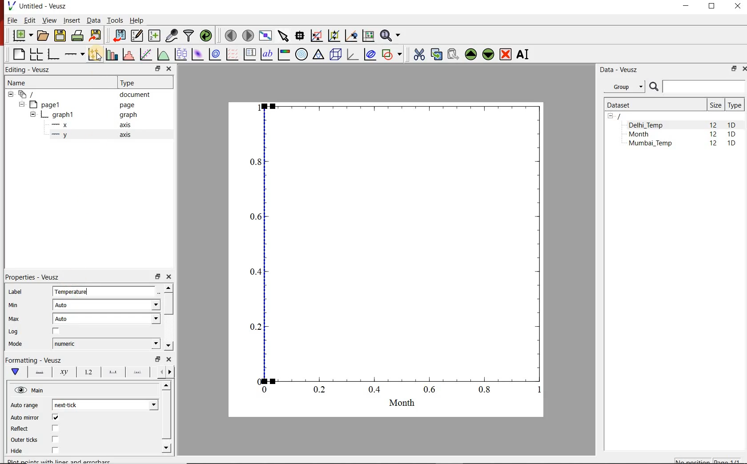 This screenshot has width=747, height=464. Describe the element at coordinates (77, 36) in the screenshot. I see `print the document` at that location.